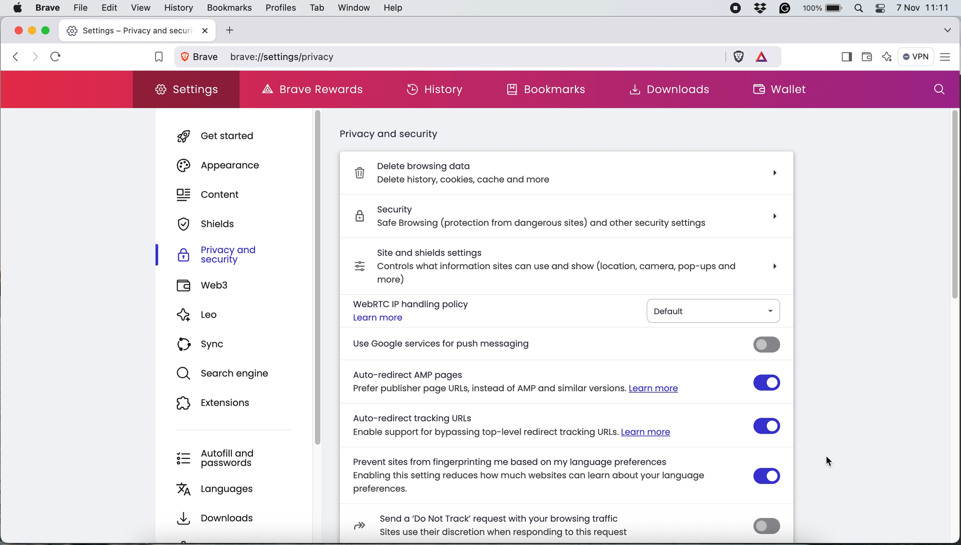 The width and height of the screenshot is (961, 545). I want to click on get started, so click(227, 135).